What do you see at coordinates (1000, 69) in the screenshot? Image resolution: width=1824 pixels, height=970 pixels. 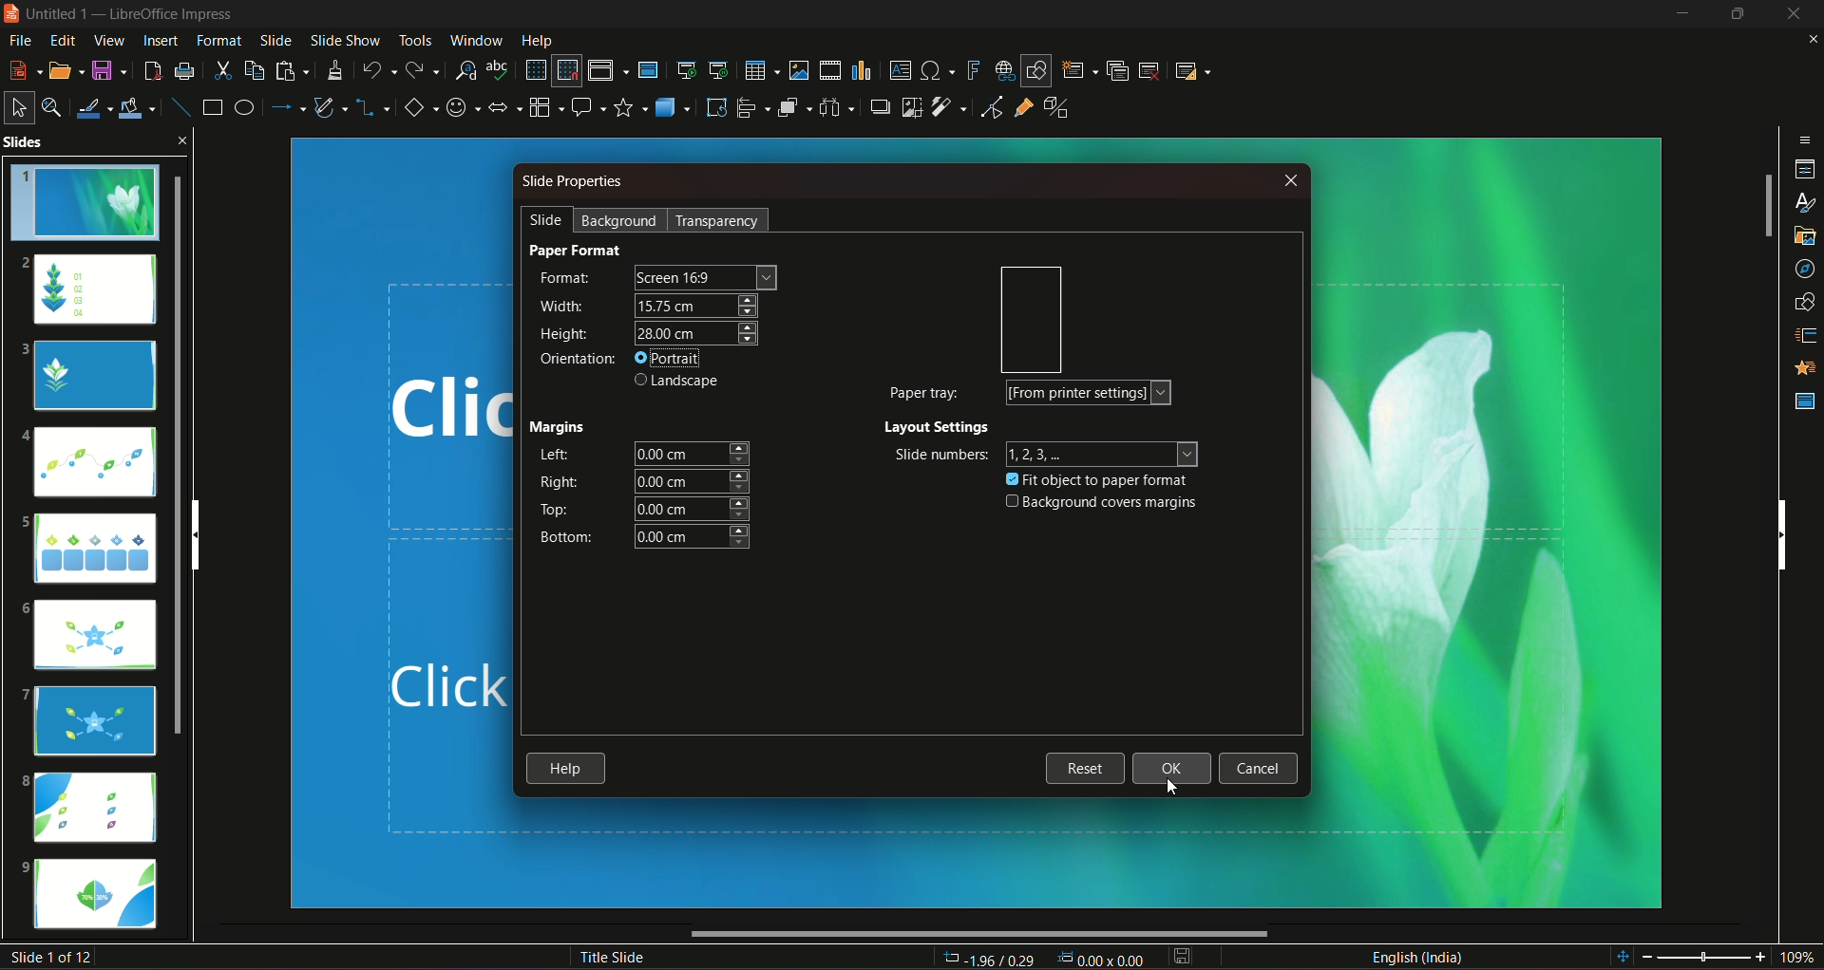 I see `insert hyperlink` at bounding box center [1000, 69].